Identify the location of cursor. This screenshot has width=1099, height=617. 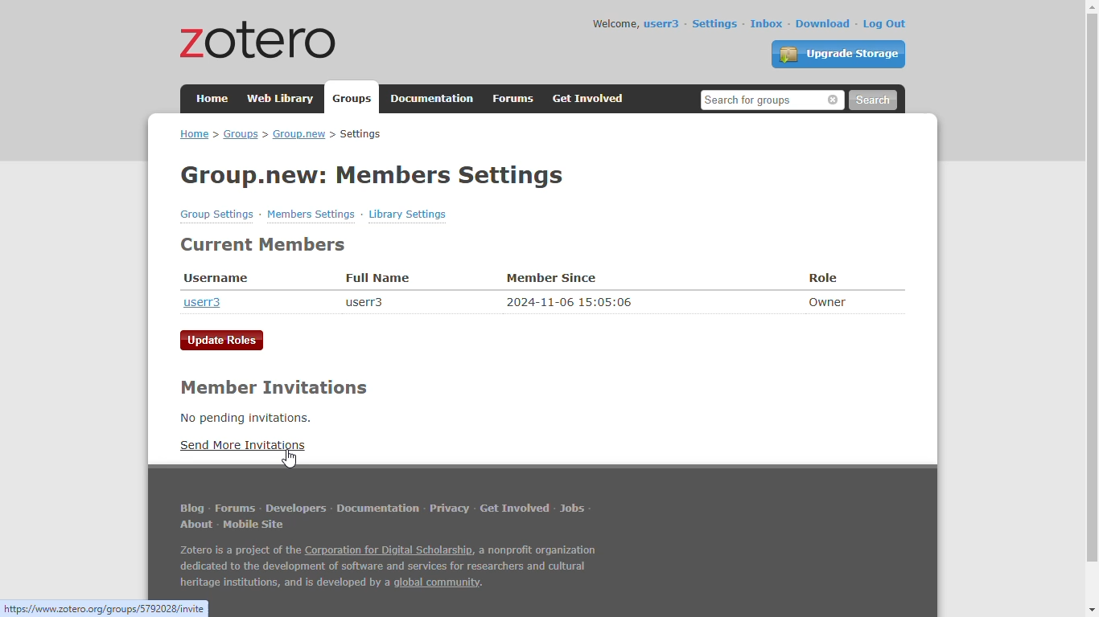
(290, 459).